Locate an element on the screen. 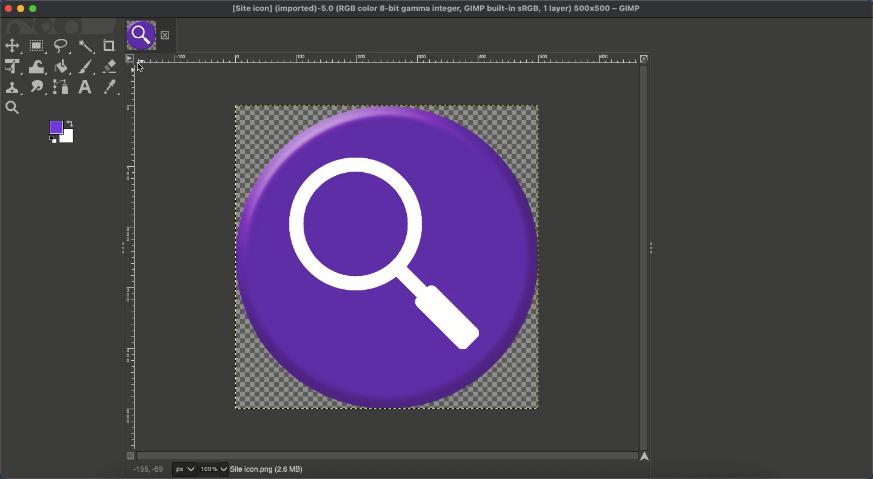  Minimize is located at coordinates (21, 9).